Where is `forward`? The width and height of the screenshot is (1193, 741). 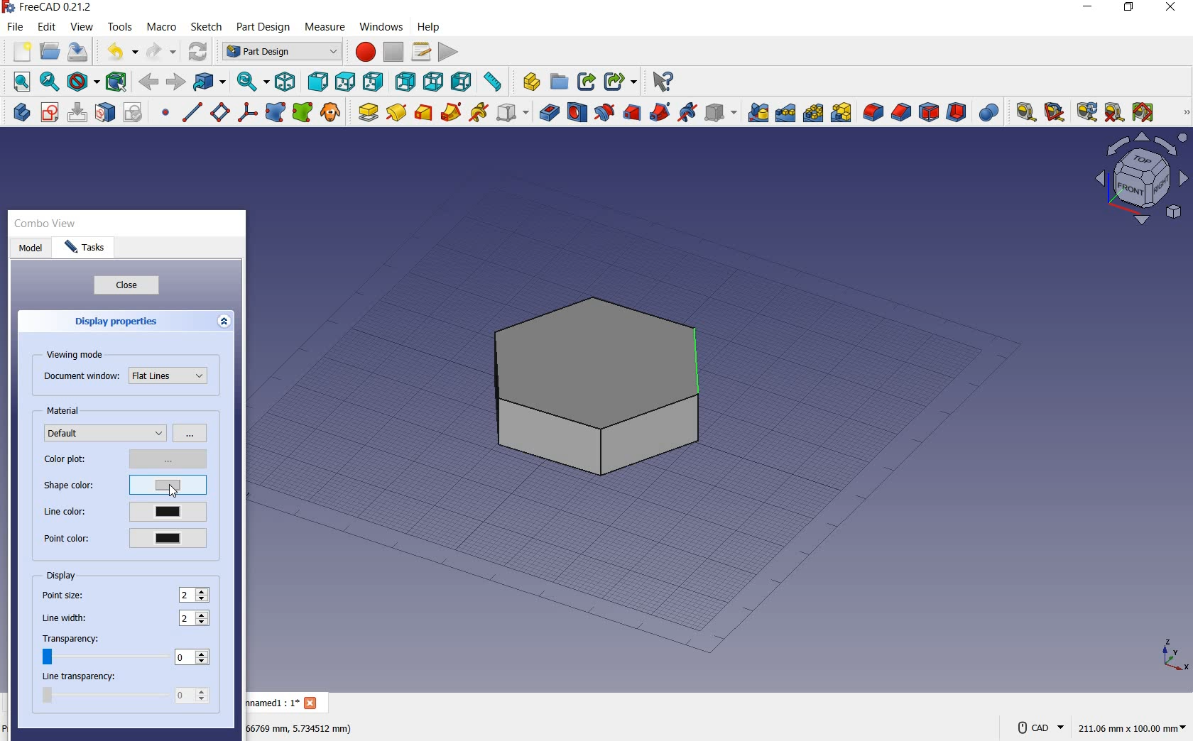
forward is located at coordinates (176, 82).